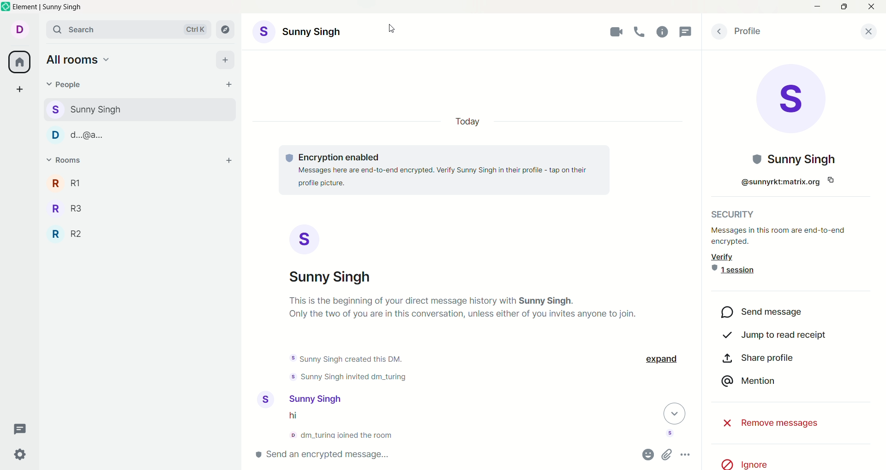 This screenshot has height=470, width=886. Describe the element at coordinates (70, 207) in the screenshot. I see `R3` at that location.